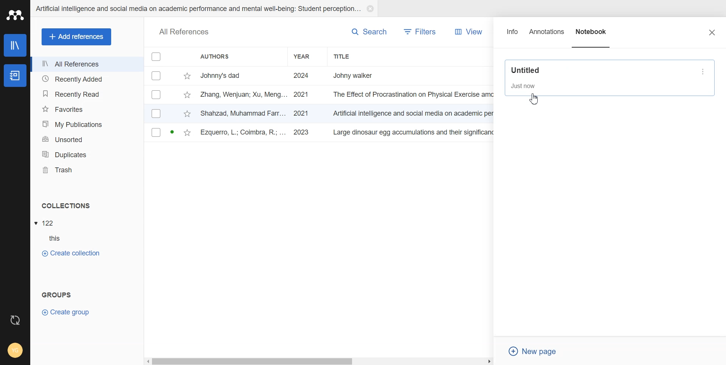  I want to click on star, so click(187, 96).